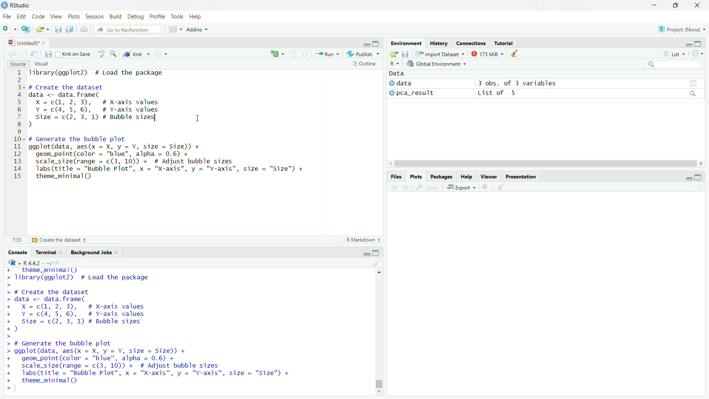 This screenshot has height=399, width=709. Describe the element at coordinates (114, 53) in the screenshot. I see `find and replace` at that location.